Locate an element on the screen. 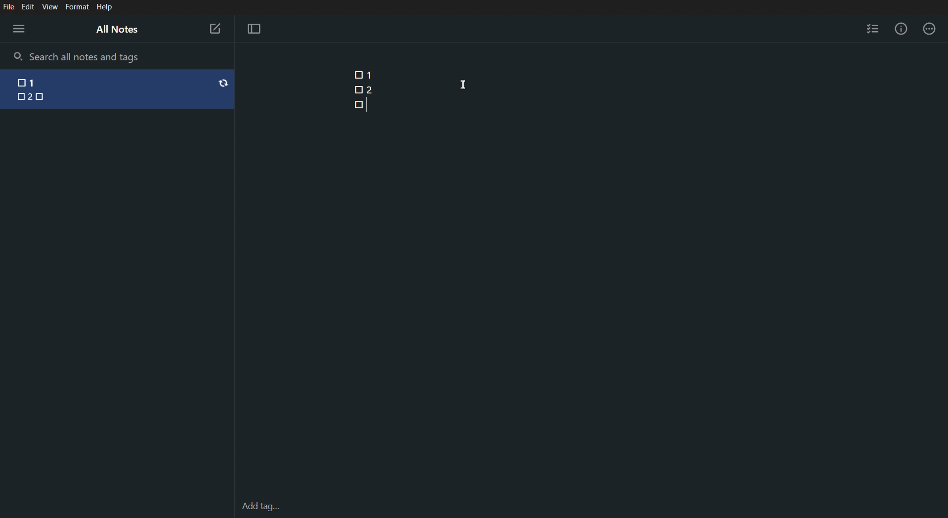 Image resolution: width=948 pixels, height=518 pixels. Edit is located at coordinates (28, 6).